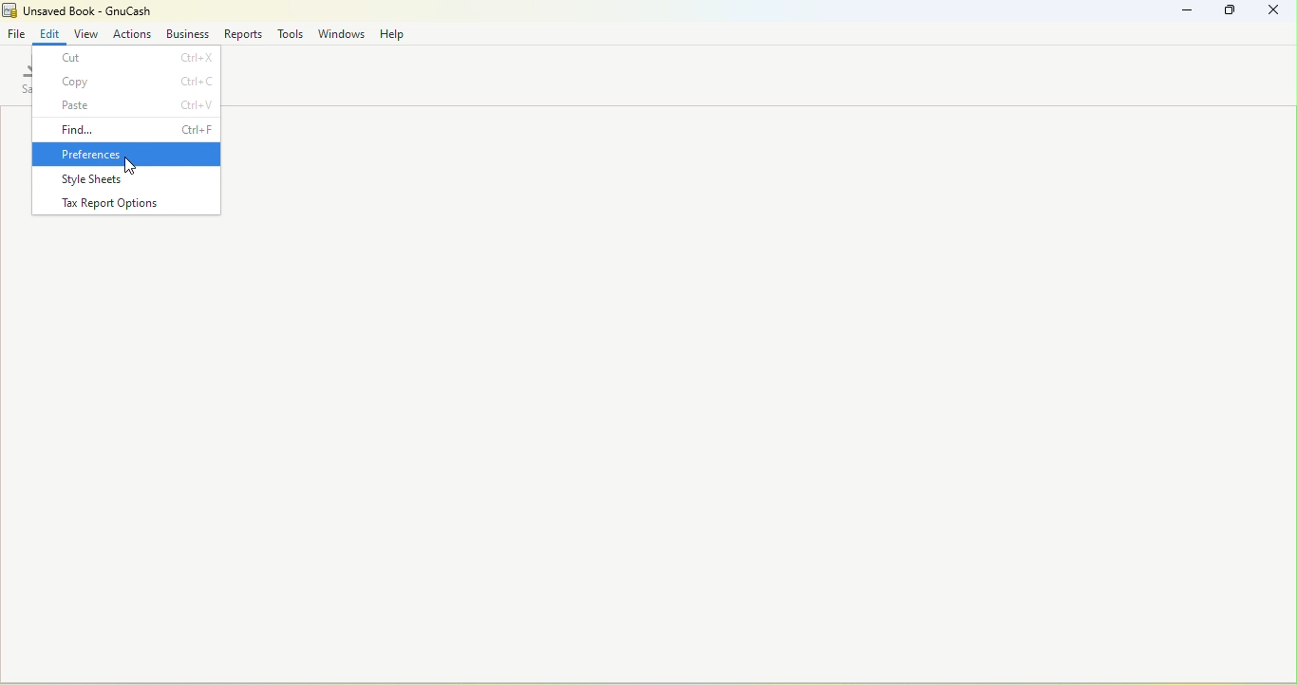  Describe the element at coordinates (341, 33) in the screenshot. I see `Windows` at that location.